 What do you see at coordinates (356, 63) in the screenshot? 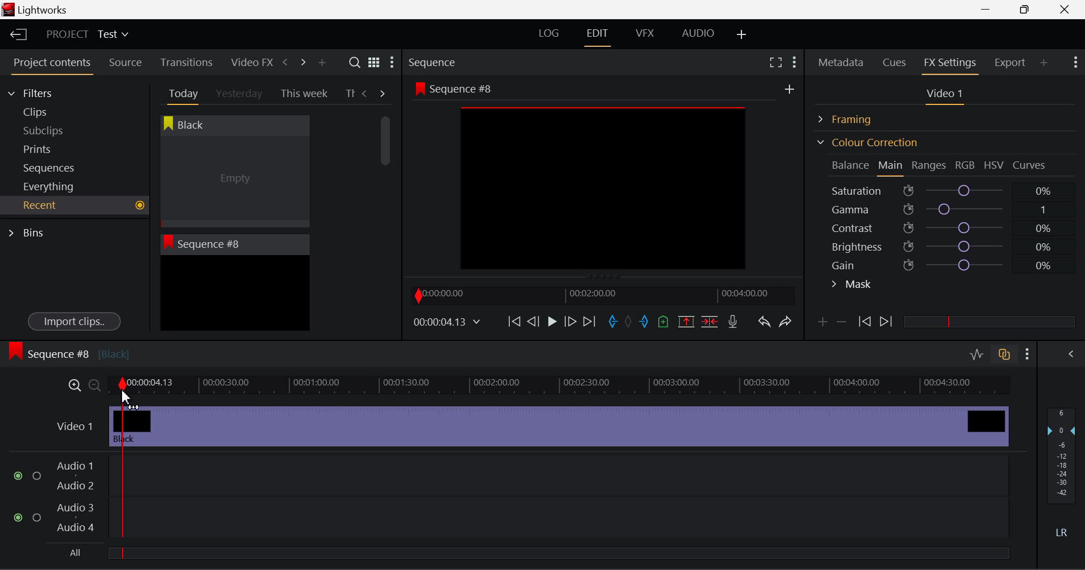
I see `Search` at bounding box center [356, 63].